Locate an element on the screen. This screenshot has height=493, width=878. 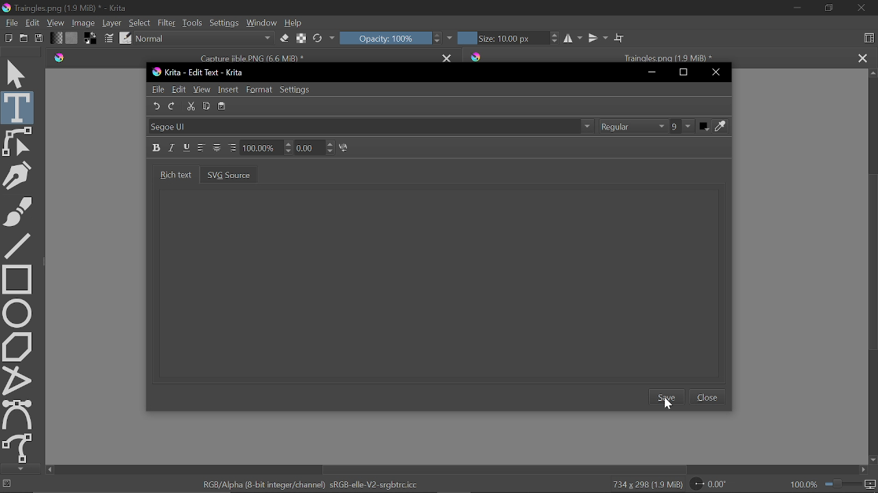
Restore down is located at coordinates (830, 8).